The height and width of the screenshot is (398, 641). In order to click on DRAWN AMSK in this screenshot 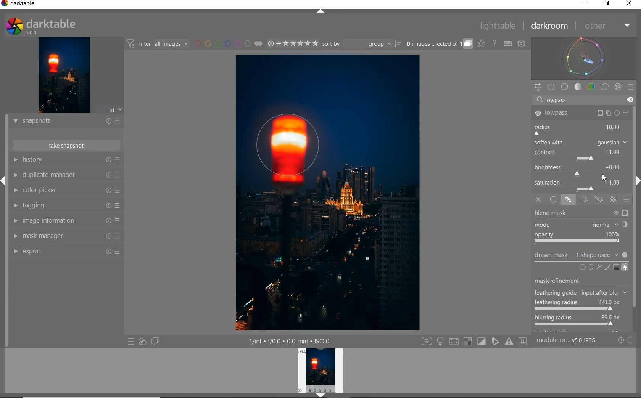, I will do `click(580, 254)`.